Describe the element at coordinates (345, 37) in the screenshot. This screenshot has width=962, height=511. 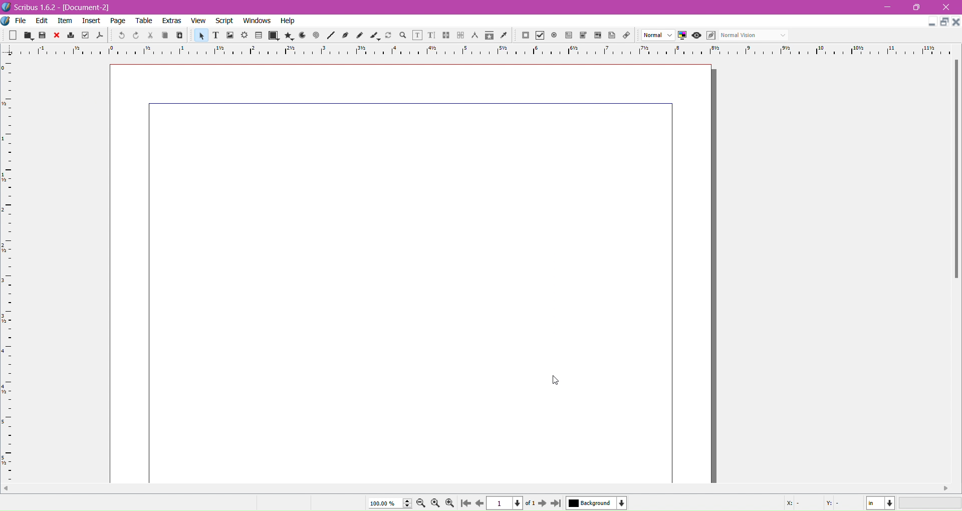
I see `icon` at that location.